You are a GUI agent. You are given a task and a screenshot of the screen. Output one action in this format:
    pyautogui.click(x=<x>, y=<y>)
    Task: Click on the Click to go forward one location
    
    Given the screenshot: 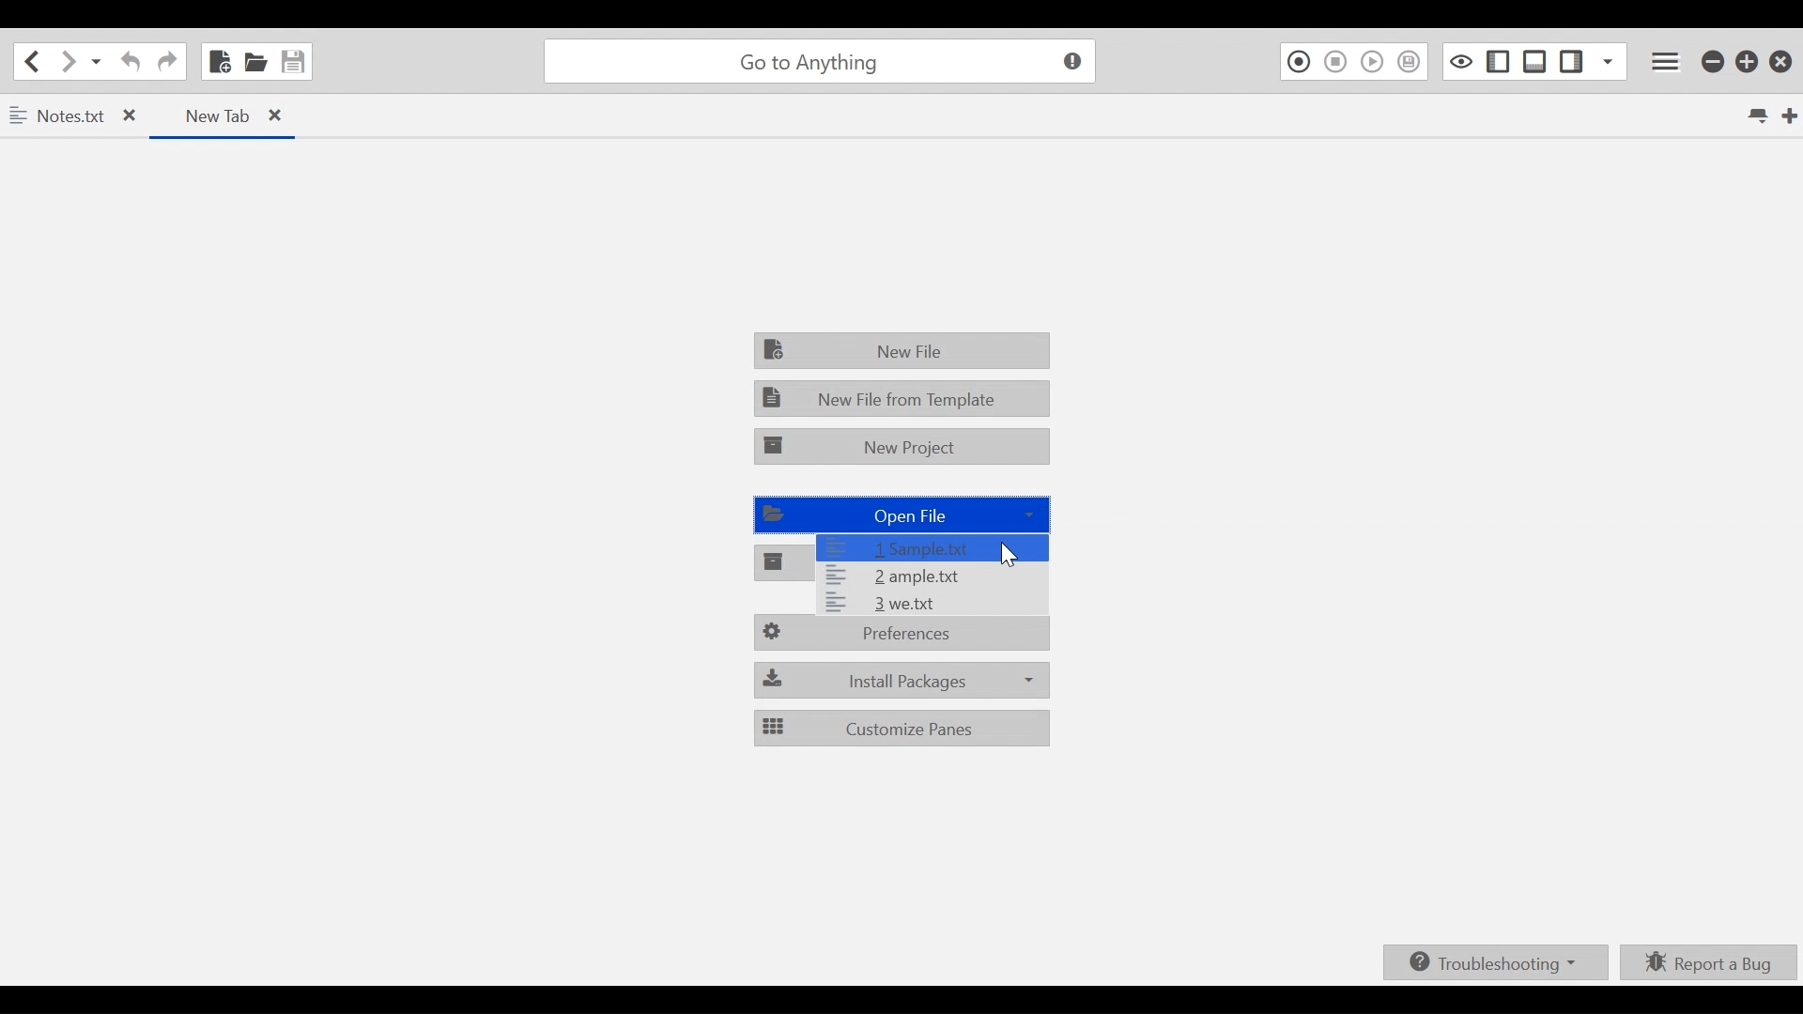 What is the action you would take?
    pyautogui.click(x=69, y=62)
    